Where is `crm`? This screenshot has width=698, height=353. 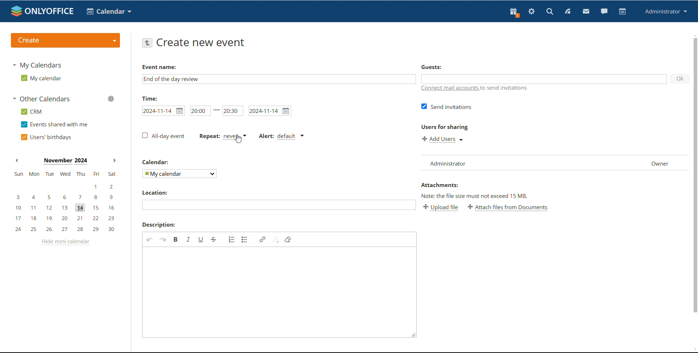 crm is located at coordinates (32, 112).